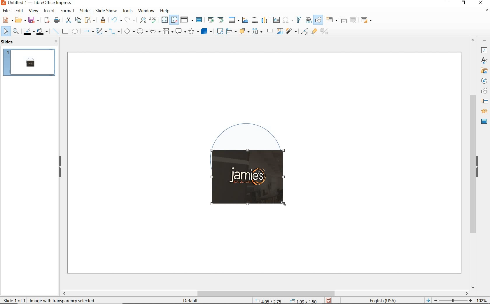 This screenshot has height=304, width=490. What do you see at coordinates (34, 20) in the screenshot?
I see `save` at bounding box center [34, 20].